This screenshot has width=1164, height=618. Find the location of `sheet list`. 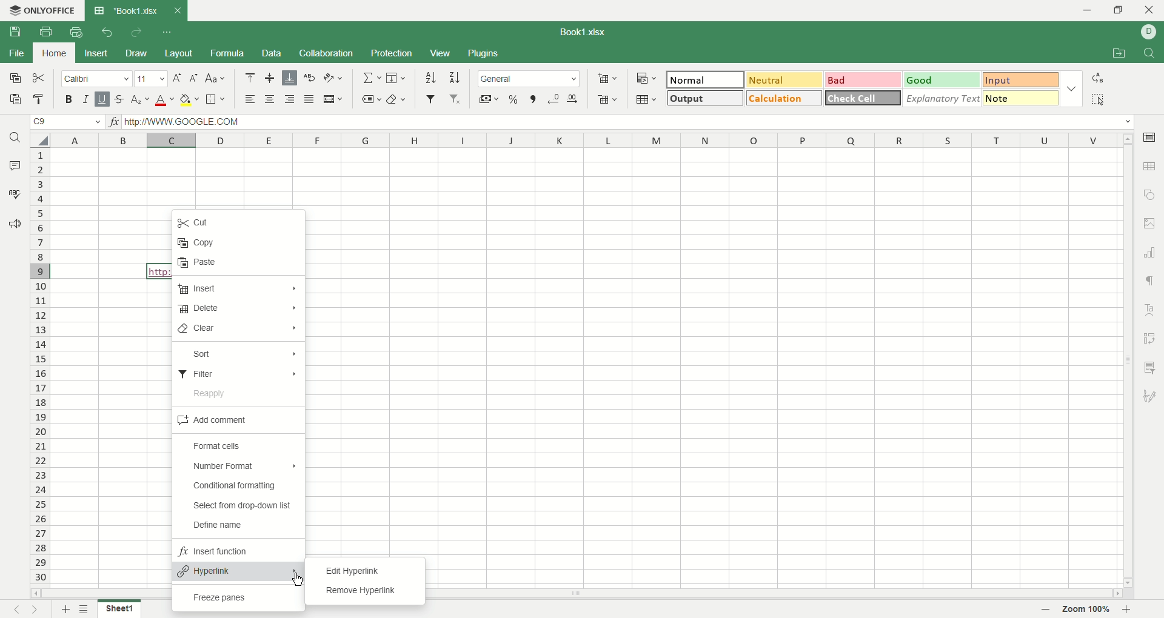

sheet list is located at coordinates (88, 610).